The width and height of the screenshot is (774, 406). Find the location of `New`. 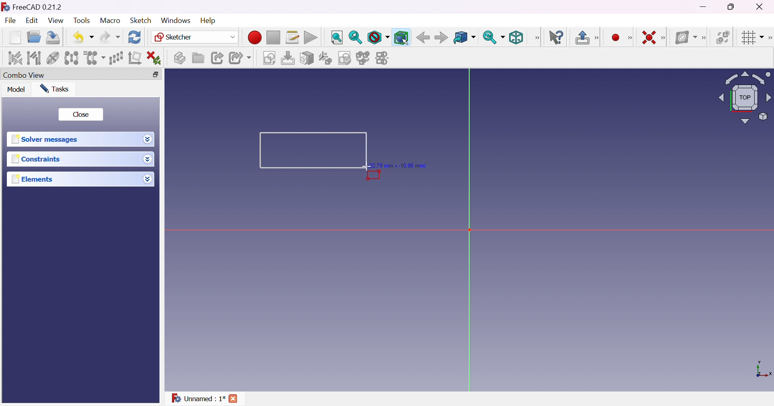

New is located at coordinates (15, 37).